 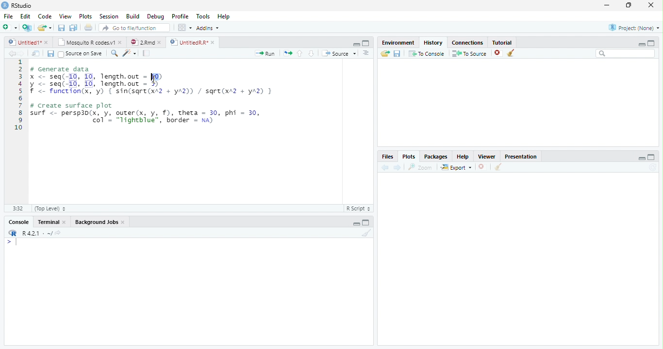 I want to click on Minimize, so click(x=355, y=44).